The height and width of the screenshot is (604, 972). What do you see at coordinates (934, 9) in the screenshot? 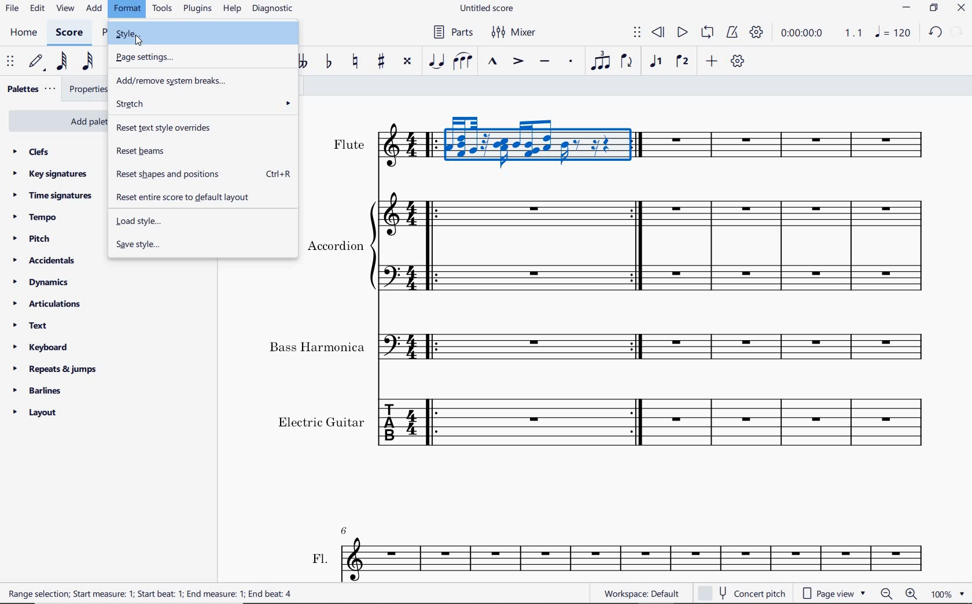
I see `RESTORE DOWN` at bounding box center [934, 9].